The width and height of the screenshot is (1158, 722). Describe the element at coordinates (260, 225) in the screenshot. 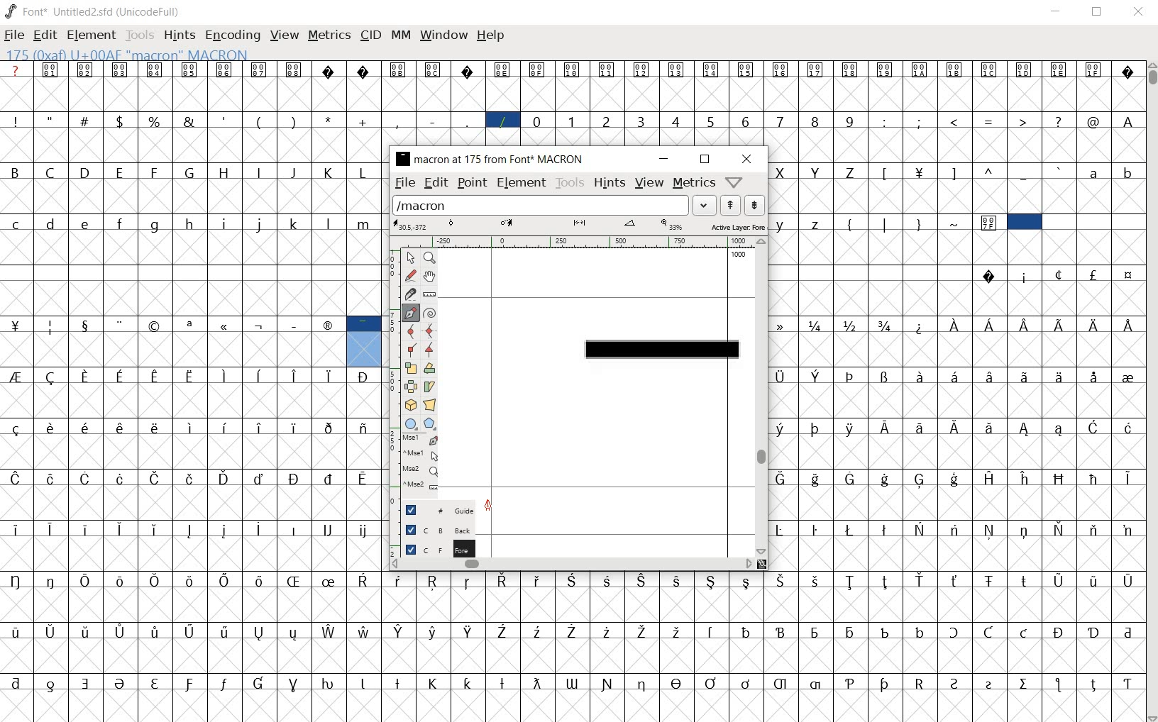

I see `j` at that location.